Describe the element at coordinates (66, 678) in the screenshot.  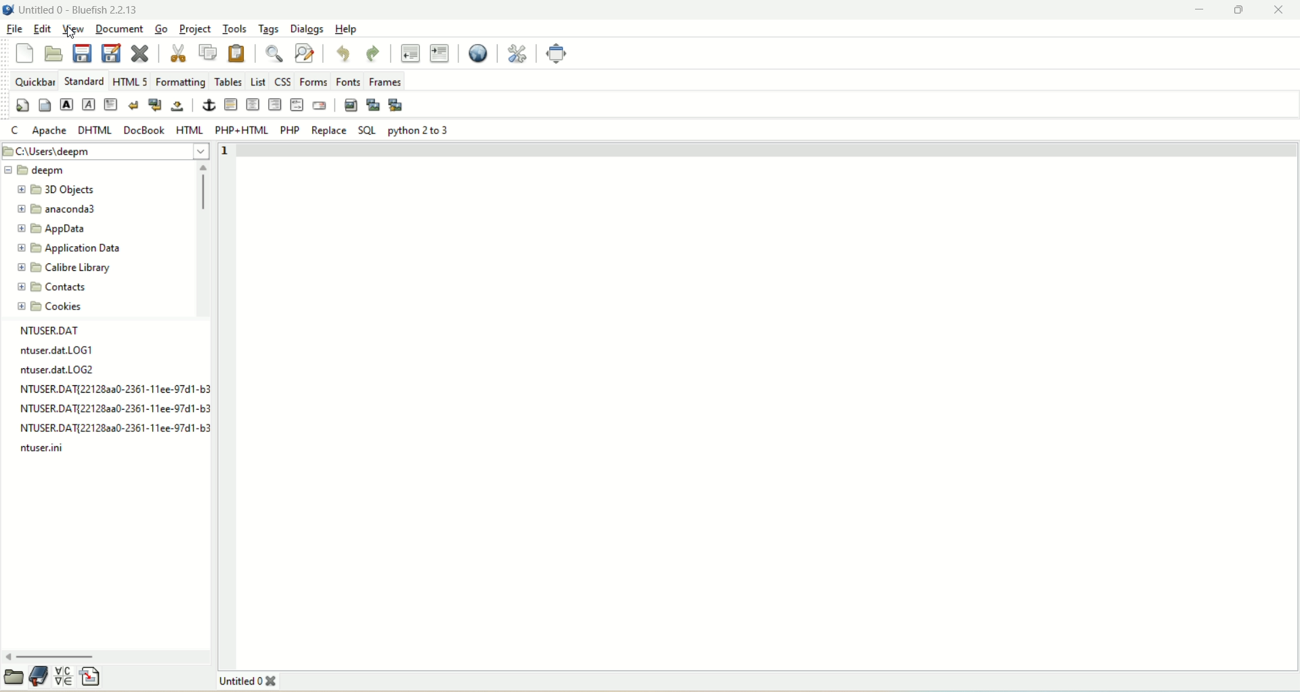
I see `insert special character` at that location.